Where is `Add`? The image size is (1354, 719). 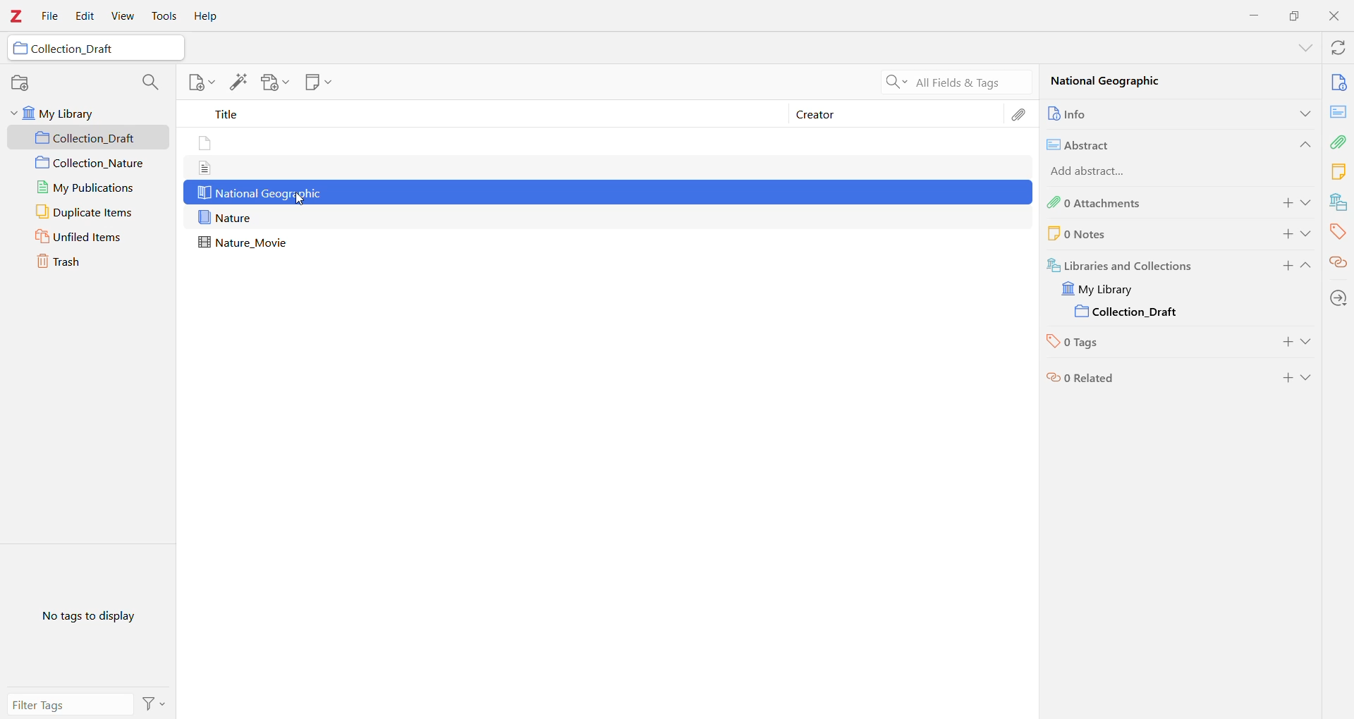
Add is located at coordinates (1283, 268).